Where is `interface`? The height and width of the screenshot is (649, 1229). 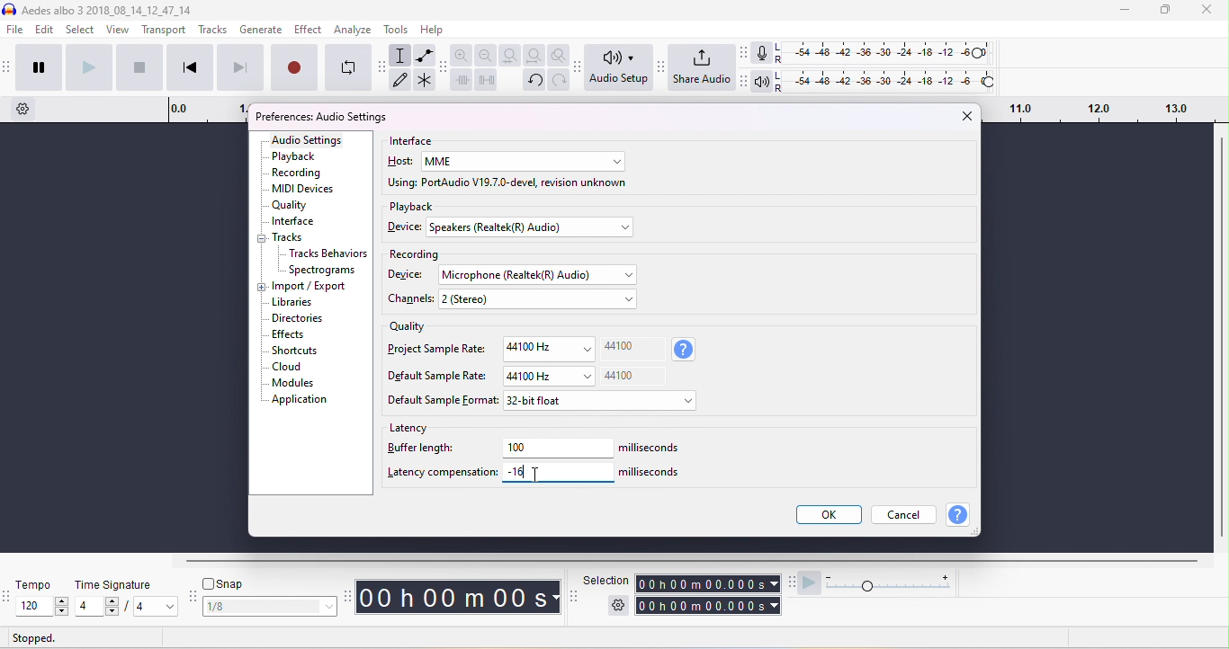 interface is located at coordinates (292, 222).